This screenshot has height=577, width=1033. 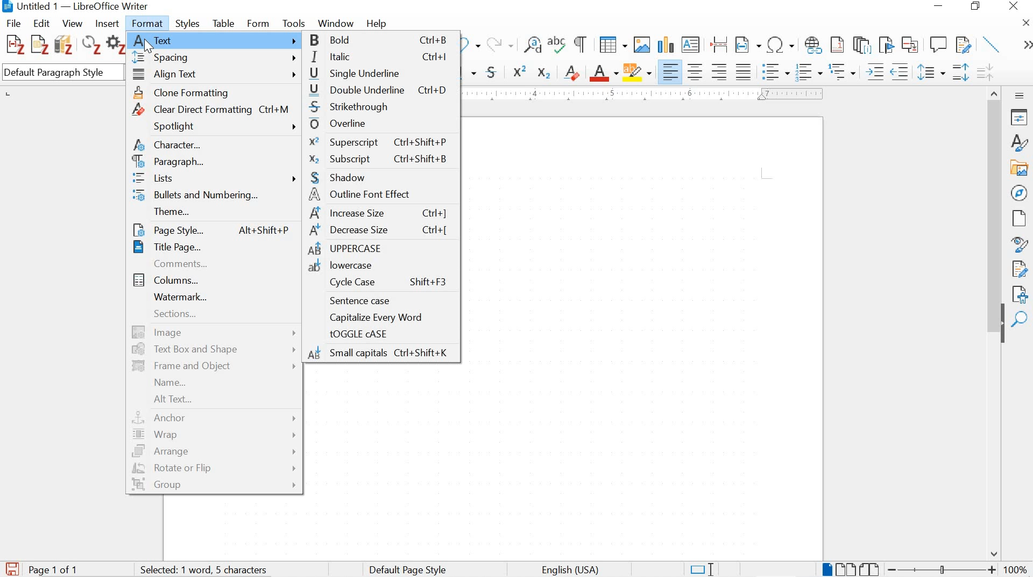 I want to click on strikethrough, so click(x=383, y=107).